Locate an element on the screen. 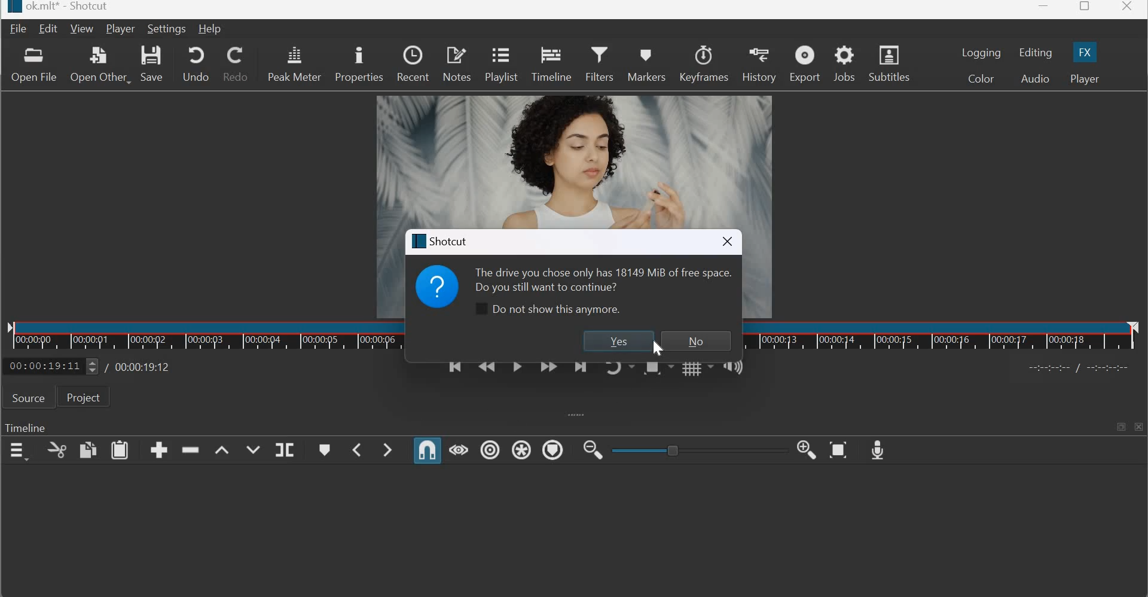 This screenshot has width=1148, height=597. Timeline is located at coordinates (25, 429).